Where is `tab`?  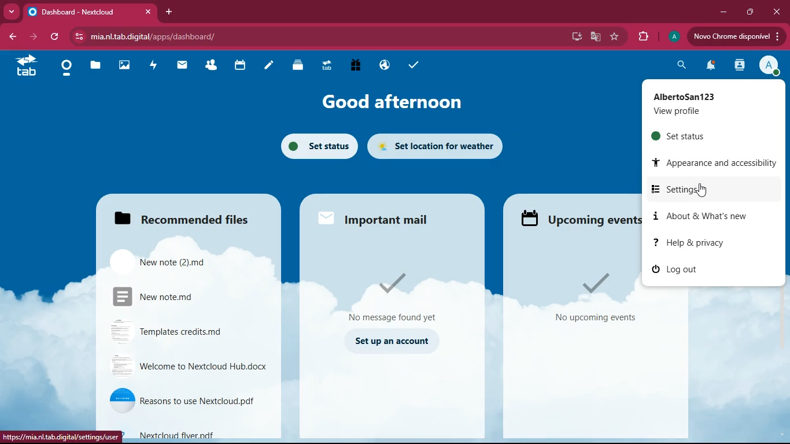
tab is located at coordinates (25, 66).